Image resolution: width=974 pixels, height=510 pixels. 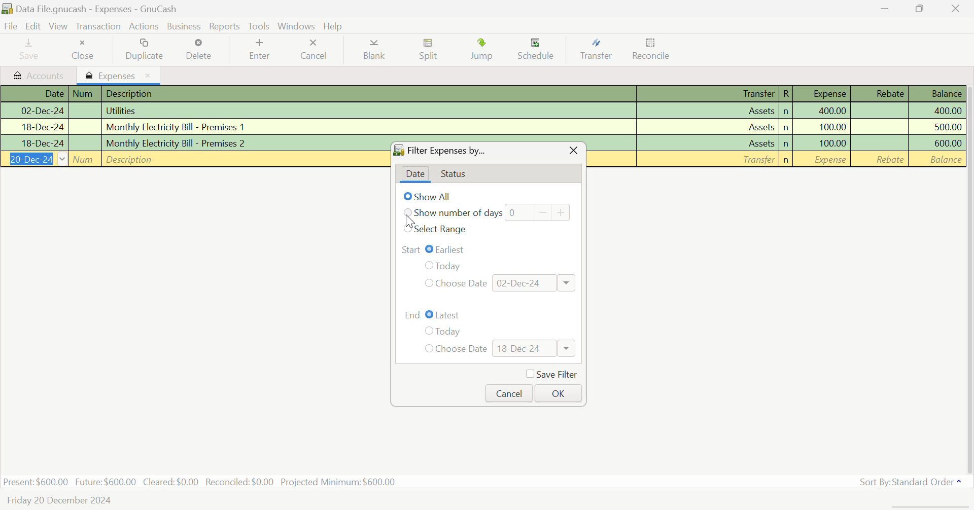 What do you see at coordinates (85, 94) in the screenshot?
I see `Num` at bounding box center [85, 94].